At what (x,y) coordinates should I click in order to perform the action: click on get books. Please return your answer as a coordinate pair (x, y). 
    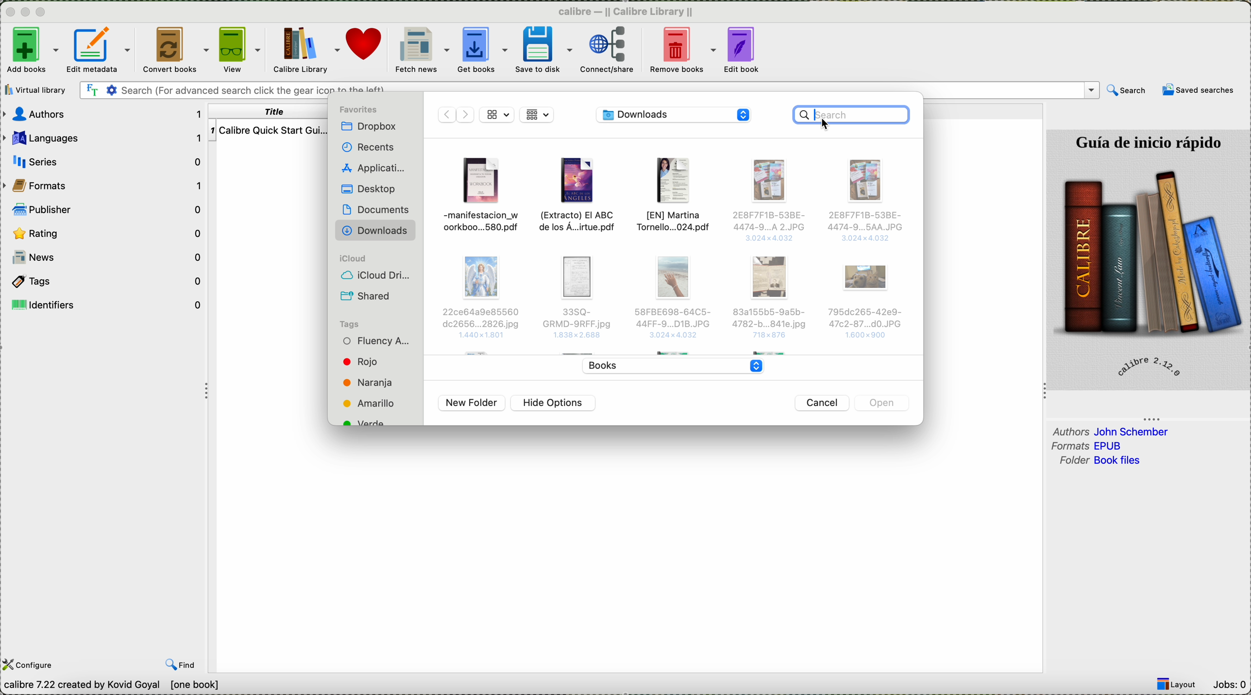
    Looking at the image, I should click on (482, 49).